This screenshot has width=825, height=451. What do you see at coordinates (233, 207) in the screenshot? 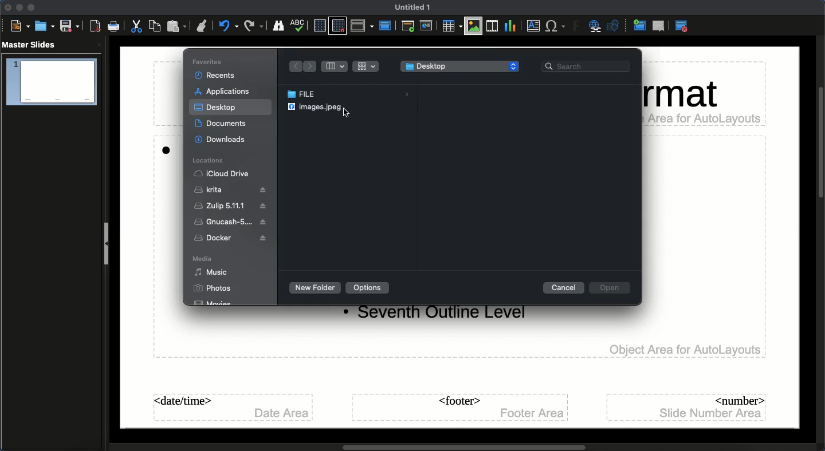
I see `Zulip` at bounding box center [233, 207].